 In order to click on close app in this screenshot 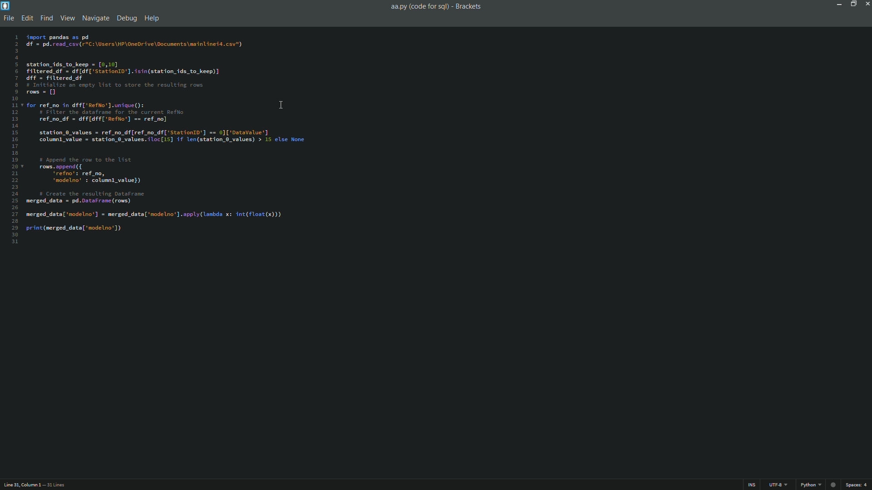, I will do `click(867, 4)`.